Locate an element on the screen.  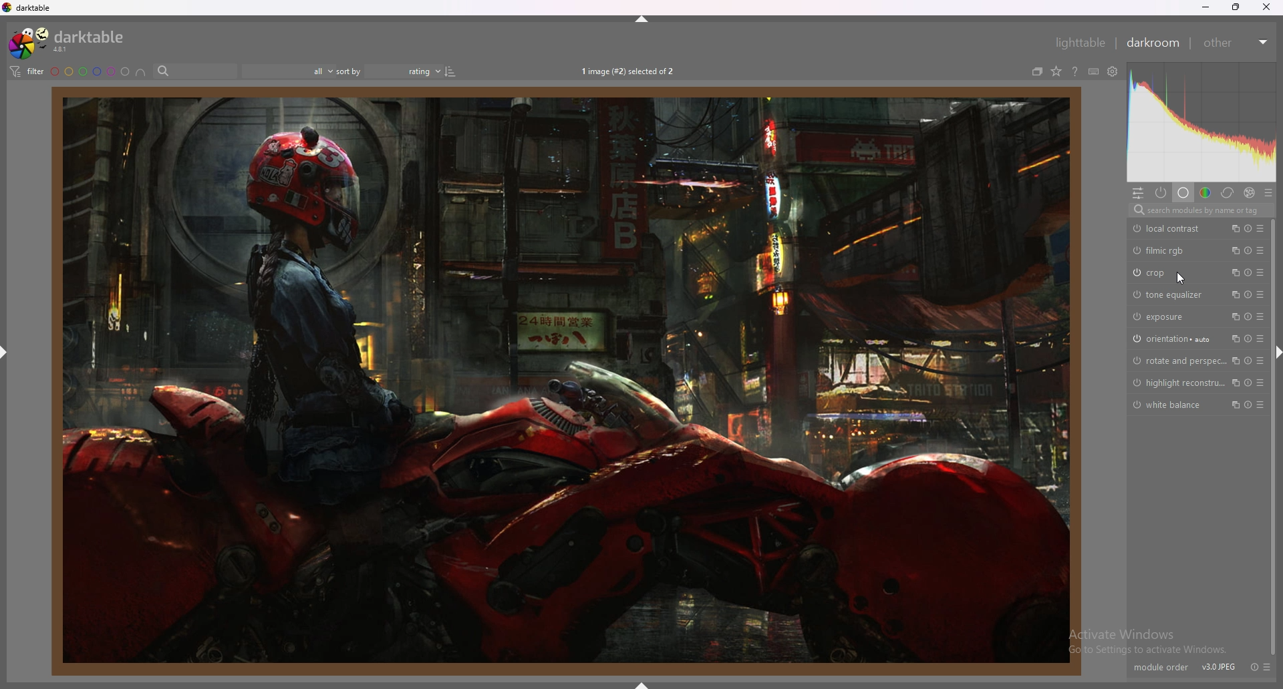
module order is located at coordinates (1157, 665).